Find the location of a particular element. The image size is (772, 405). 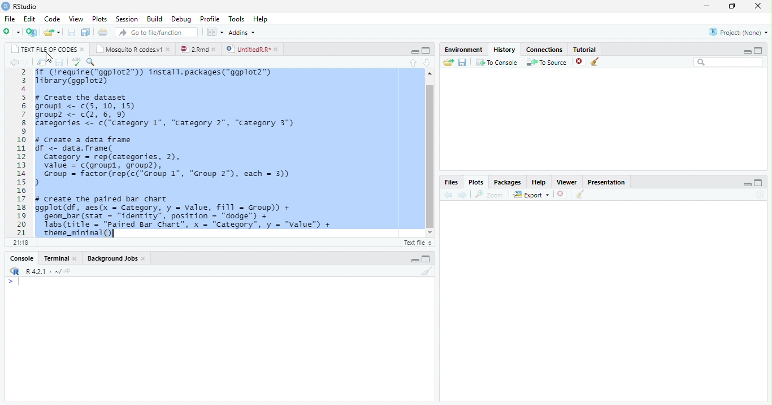

scroll bar is located at coordinates (430, 156).